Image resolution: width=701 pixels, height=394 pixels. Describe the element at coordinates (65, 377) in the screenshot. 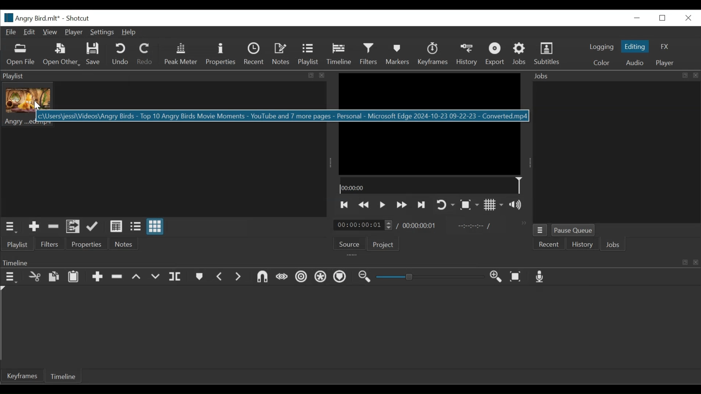

I see `Timeline` at that location.